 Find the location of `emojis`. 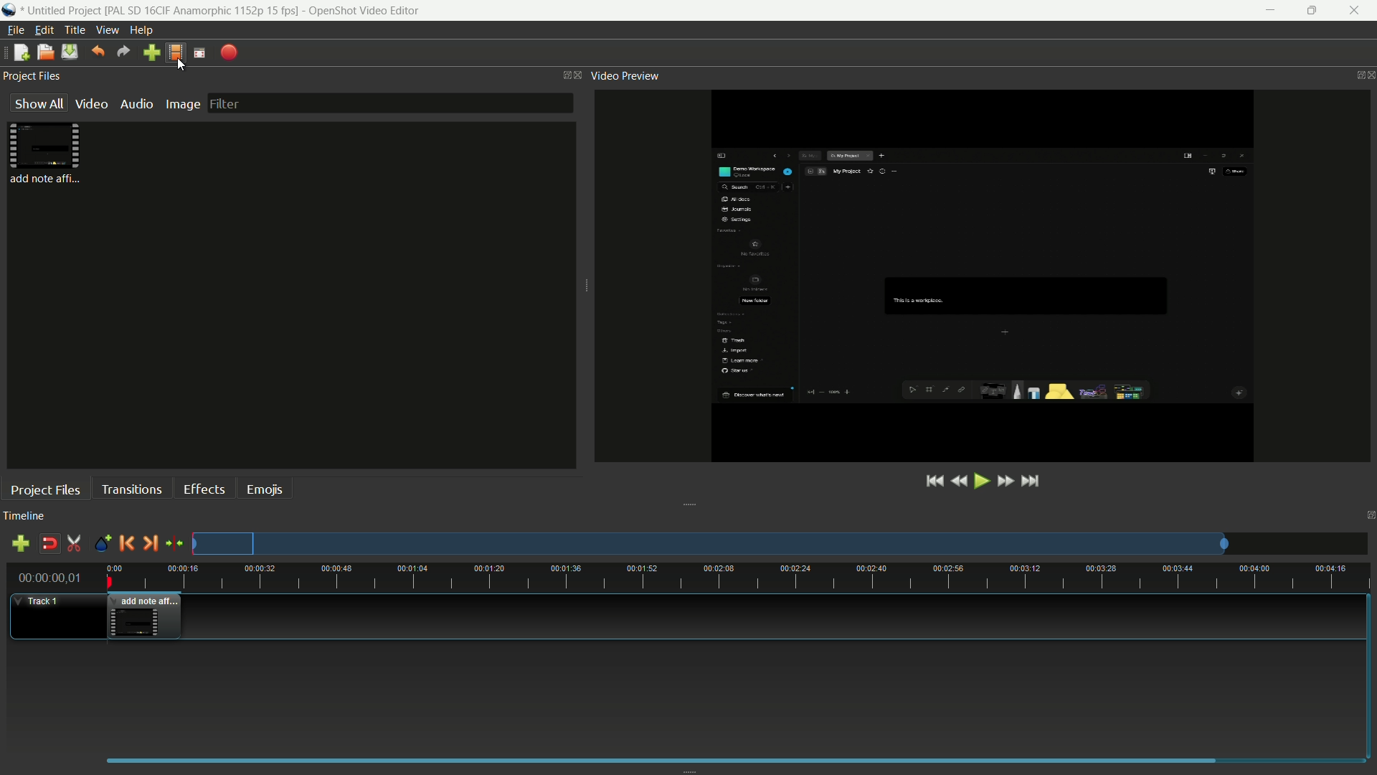

emojis is located at coordinates (265, 489).